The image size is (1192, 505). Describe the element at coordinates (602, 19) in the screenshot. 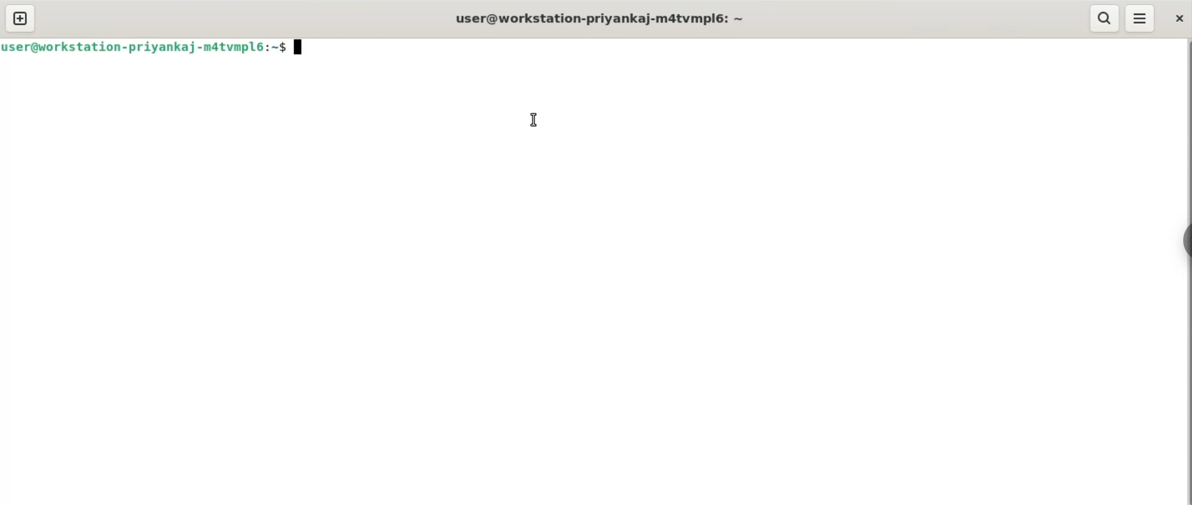

I see `user@workstation-priyankaj-m4tvmpl6:~` at that location.